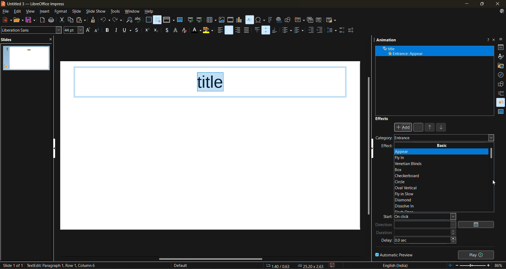  I want to click on insert text box, so click(249, 20).